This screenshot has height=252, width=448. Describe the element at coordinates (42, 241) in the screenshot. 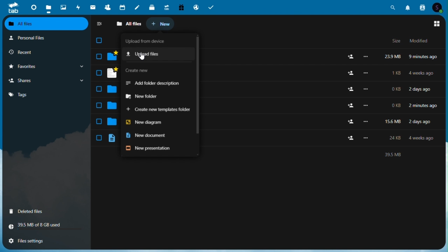

I see `File settings` at that location.